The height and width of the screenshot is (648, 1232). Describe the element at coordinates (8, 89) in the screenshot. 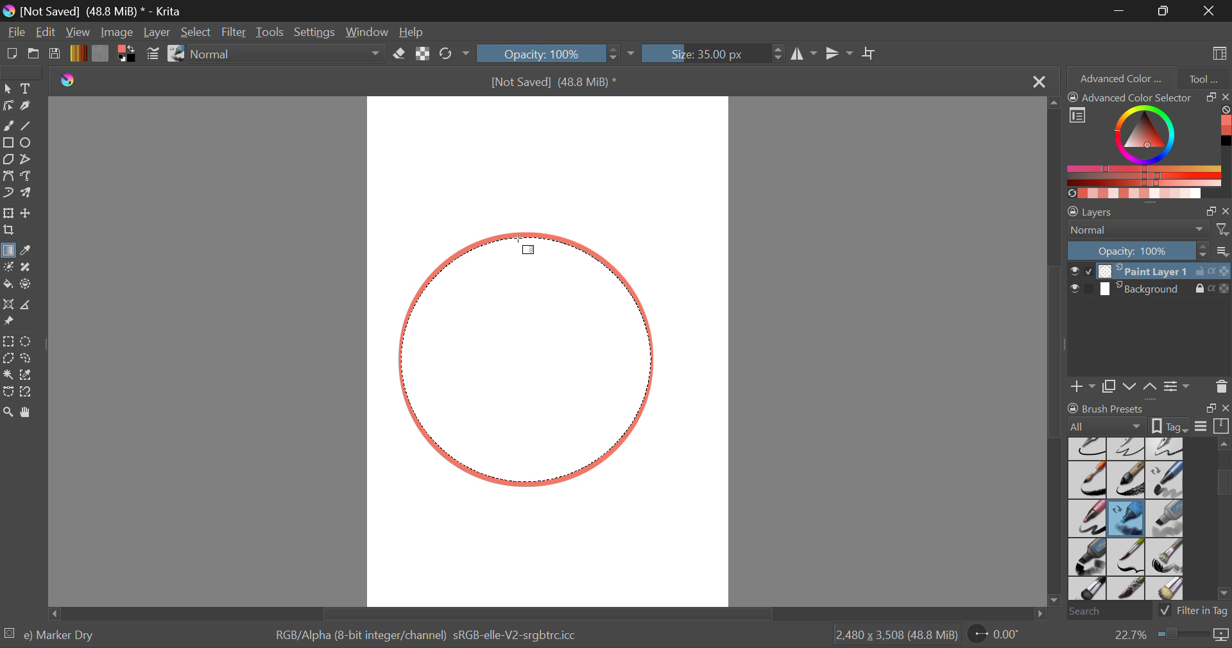

I see `Select` at that location.